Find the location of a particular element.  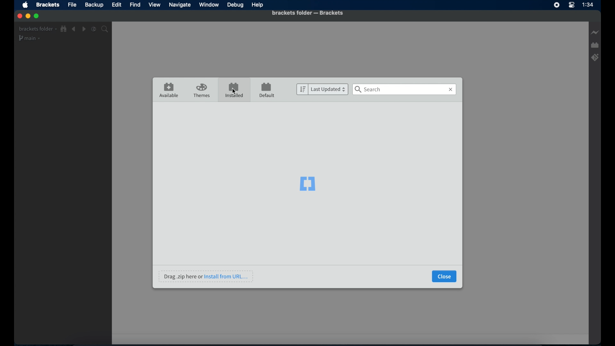

Live preview is located at coordinates (595, 32).